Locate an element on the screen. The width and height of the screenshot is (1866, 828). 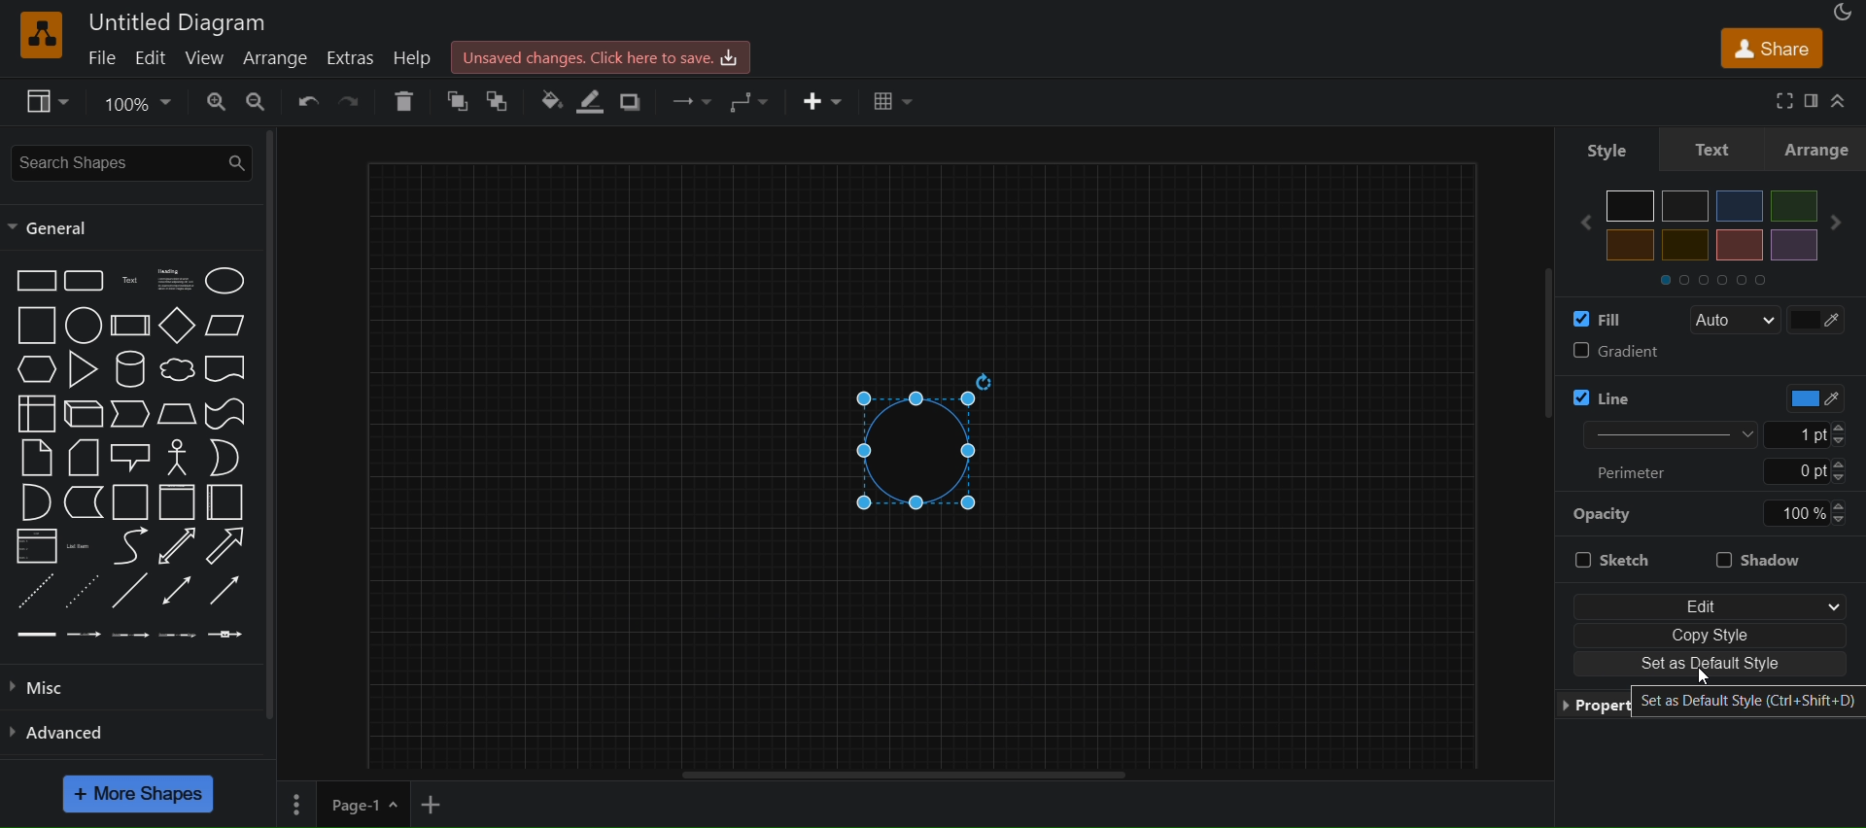
square is located at coordinates (36, 326).